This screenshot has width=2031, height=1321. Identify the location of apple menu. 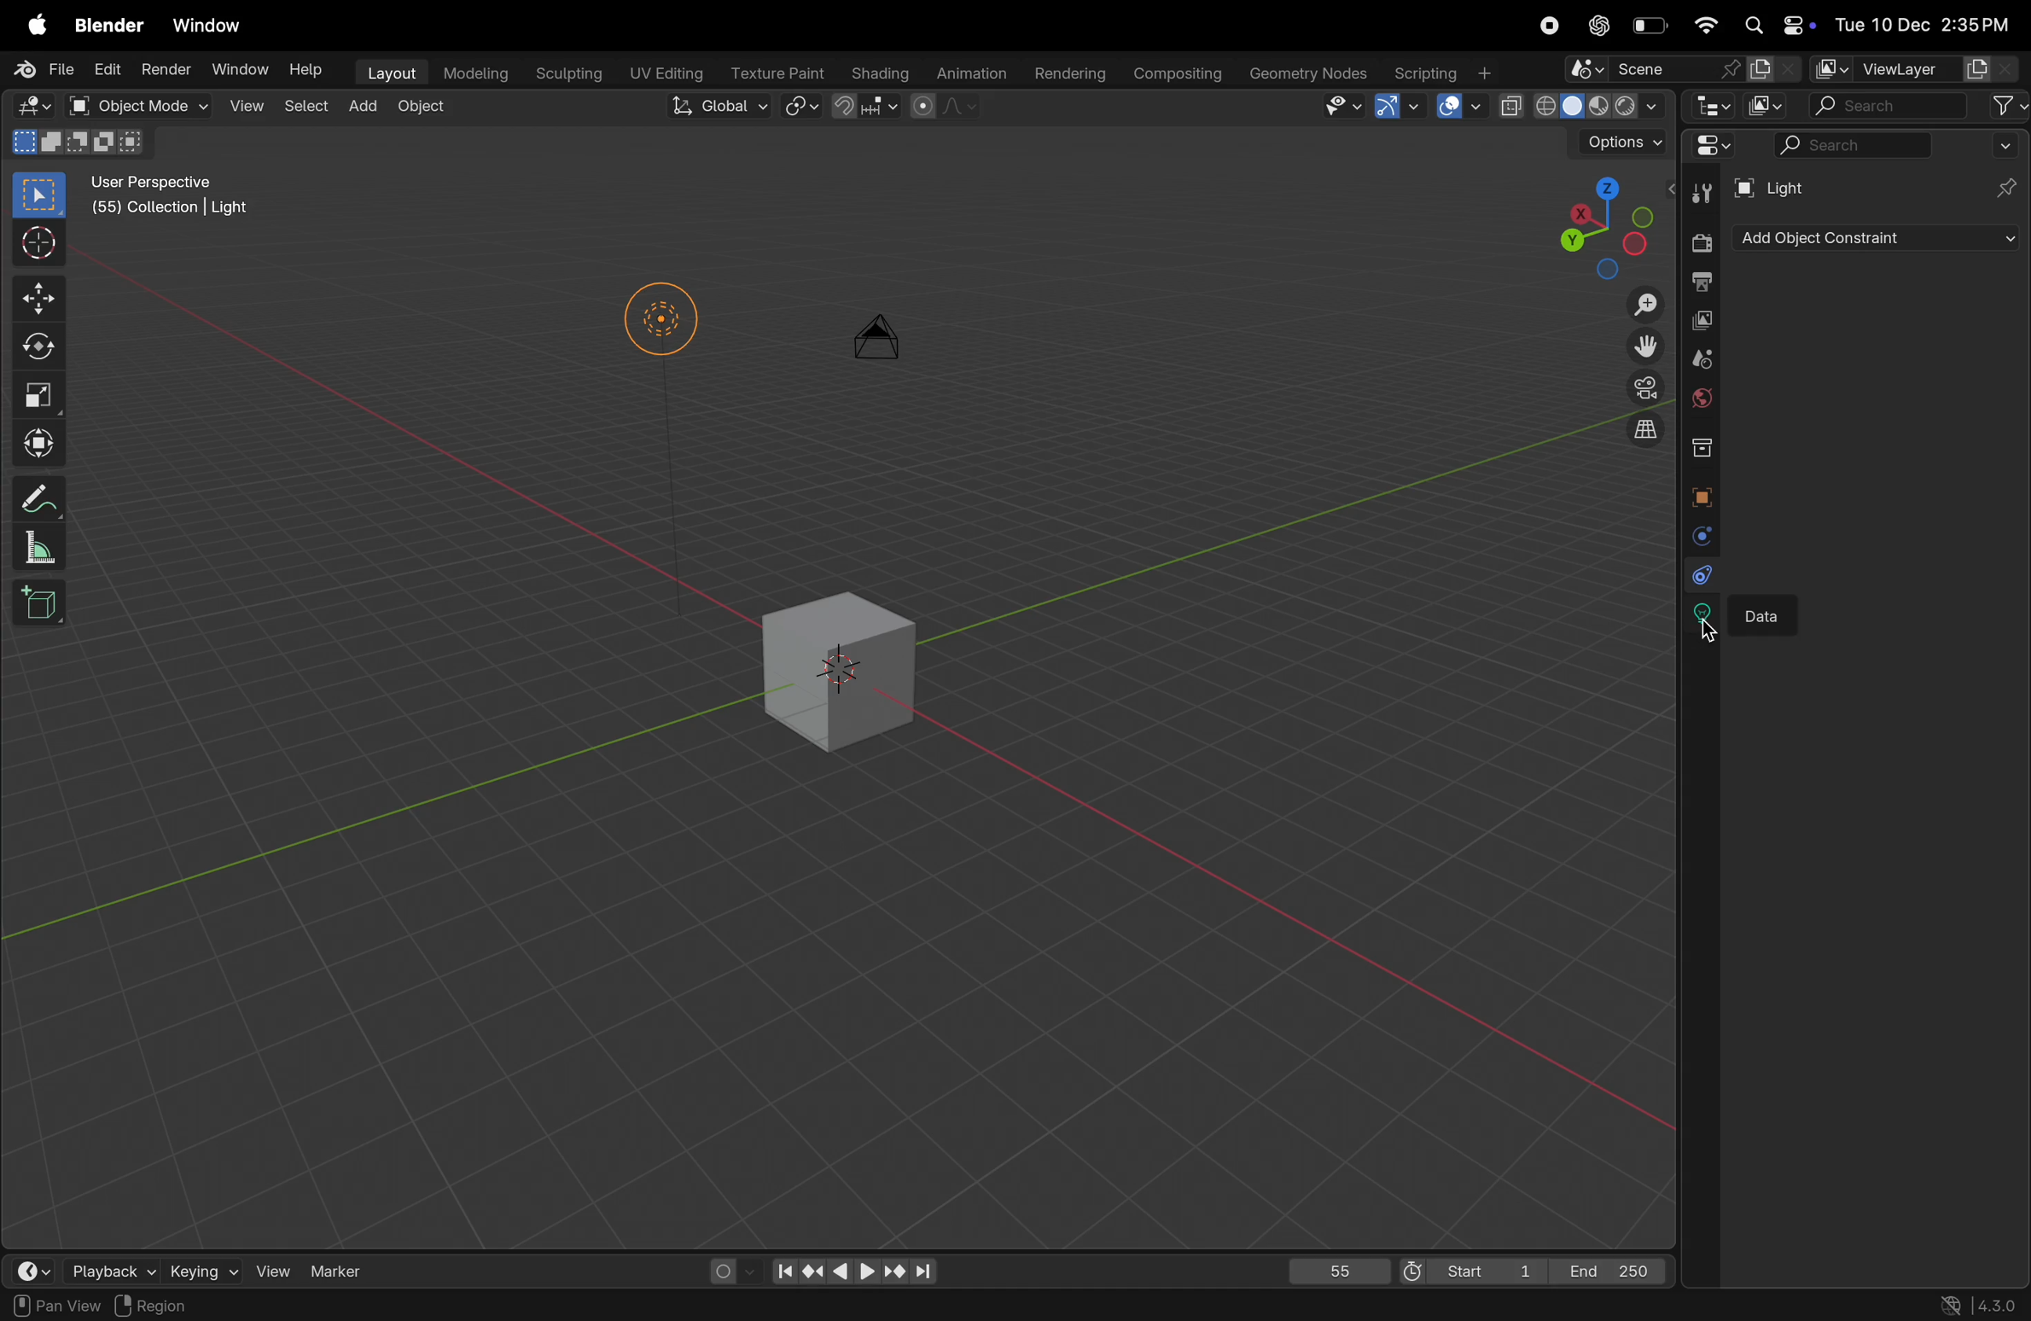
(31, 23).